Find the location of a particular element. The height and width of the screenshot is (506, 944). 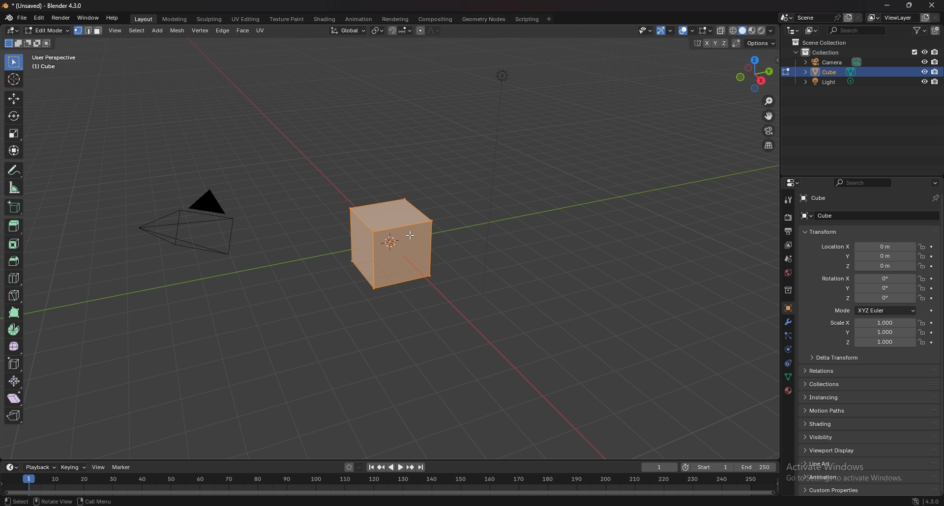

animate property is located at coordinates (932, 266).